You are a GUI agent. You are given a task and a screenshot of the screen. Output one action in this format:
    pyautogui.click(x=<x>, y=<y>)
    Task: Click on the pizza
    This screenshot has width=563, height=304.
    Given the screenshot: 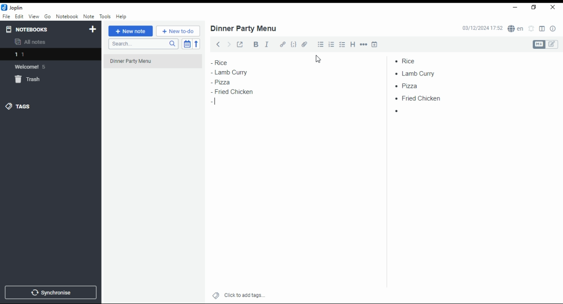 What is the action you would take?
    pyautogui.click(x=408, y=87)
    